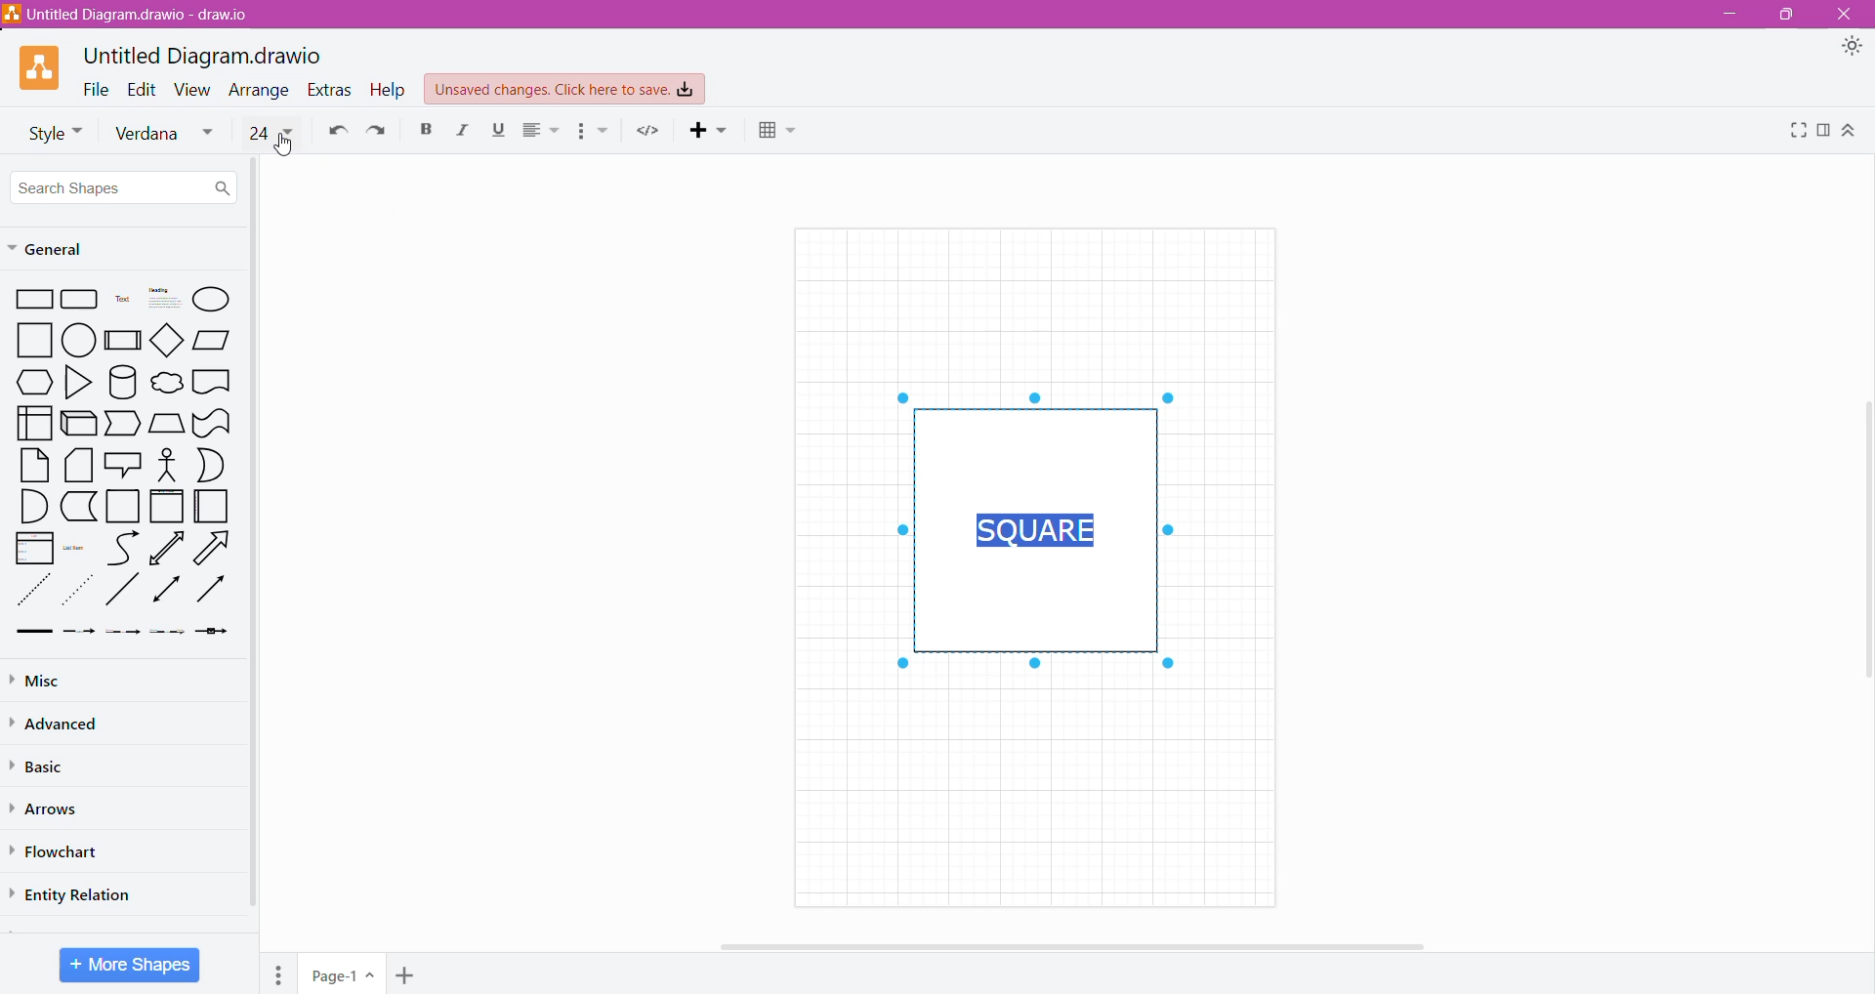 The height and width of the screenshot is (994, 1875). Describe the element at coordinates (33, 632) in the screenshot. I see `Thick line` at that location.